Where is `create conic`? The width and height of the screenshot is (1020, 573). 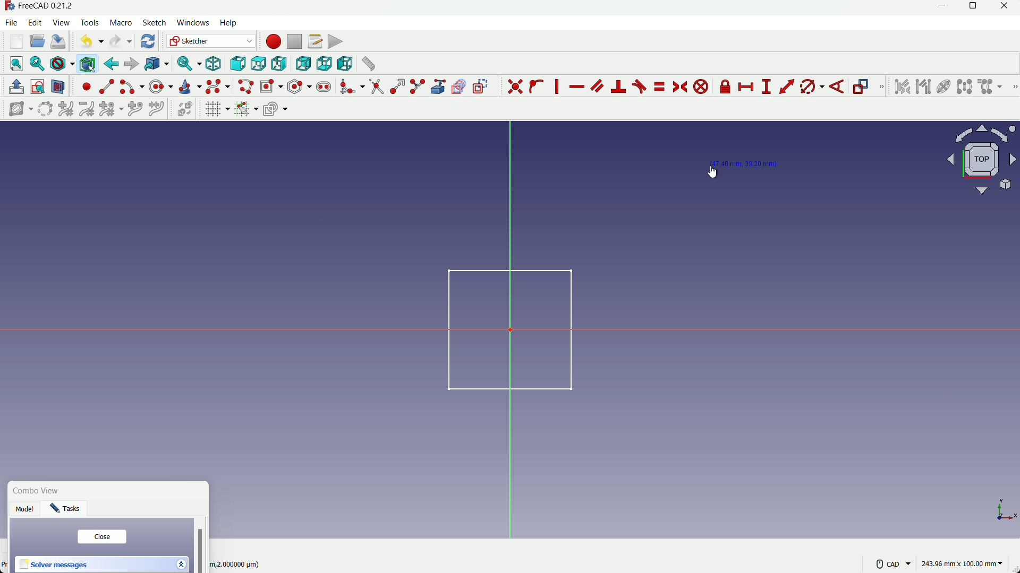 create conic is located at coordinates (189, 86).